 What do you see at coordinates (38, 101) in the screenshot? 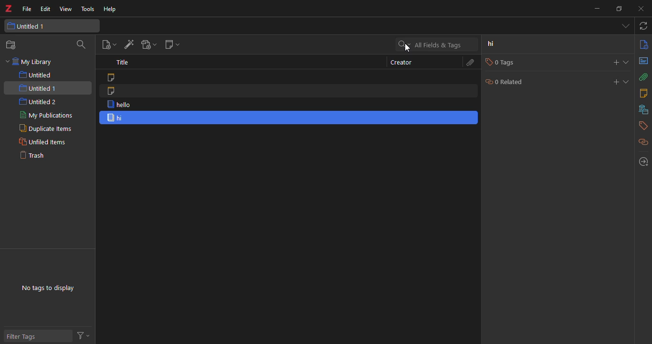
I see `untitled 2` at bounding box center [38, 101].